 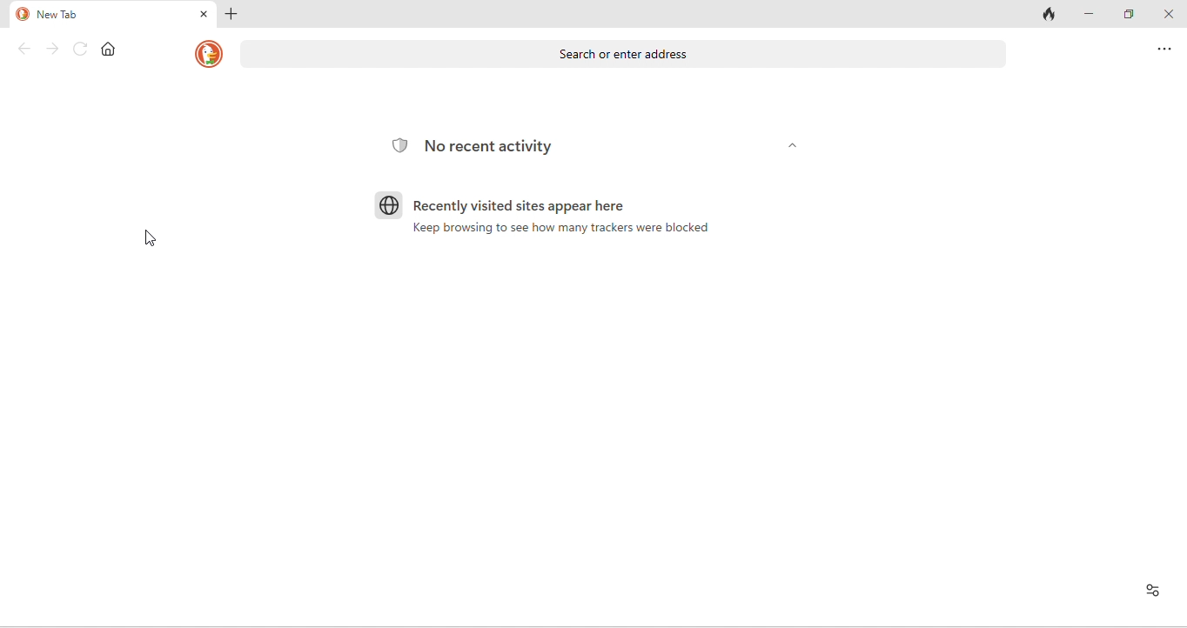 What do you see at coordinates (1130, 15) in the screenshot?
I see `maximize` at bounding box center [1130, 15].